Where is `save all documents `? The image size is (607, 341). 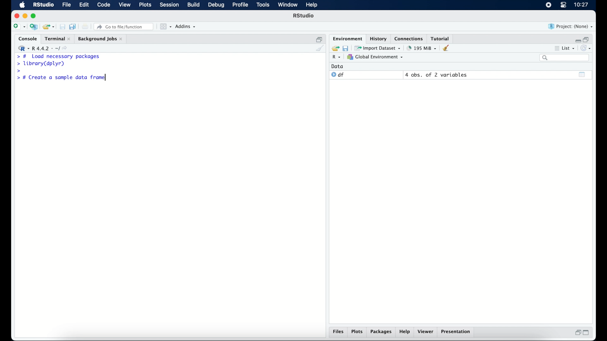
save all documents  is located at coordinates (73, 26).